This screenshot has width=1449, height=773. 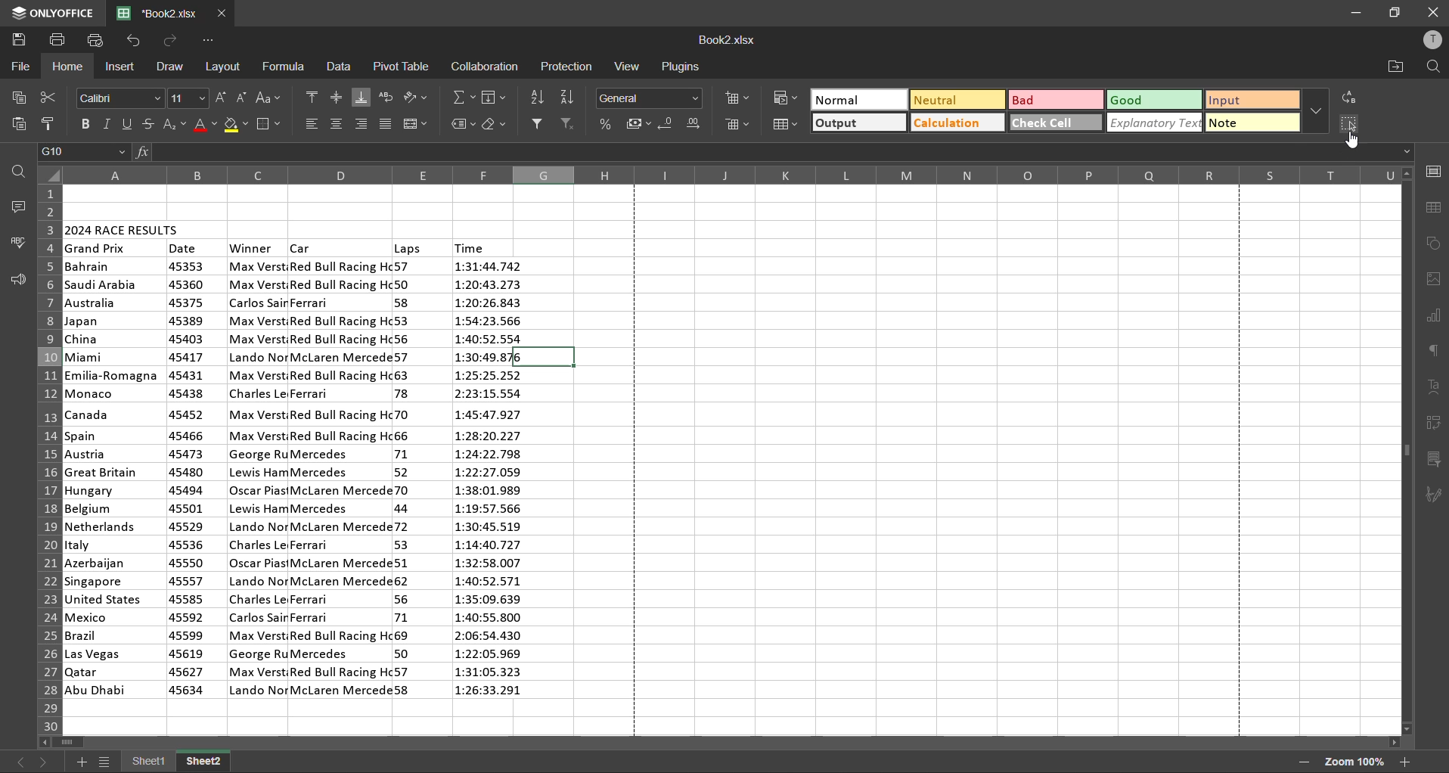 What do you see at coordinates (87, 124) in the screenshot?
I see `bold` at bounding box center [87, 124].